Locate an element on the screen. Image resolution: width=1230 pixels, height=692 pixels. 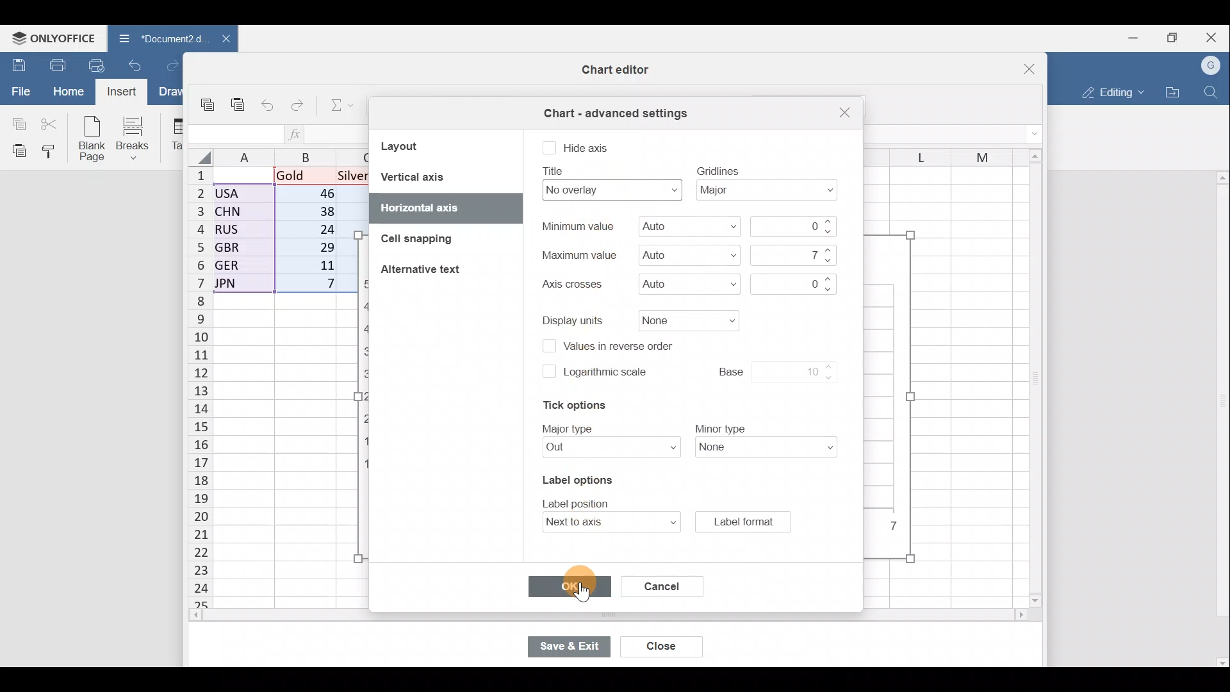
Cut is located at coordinates (51, 123).